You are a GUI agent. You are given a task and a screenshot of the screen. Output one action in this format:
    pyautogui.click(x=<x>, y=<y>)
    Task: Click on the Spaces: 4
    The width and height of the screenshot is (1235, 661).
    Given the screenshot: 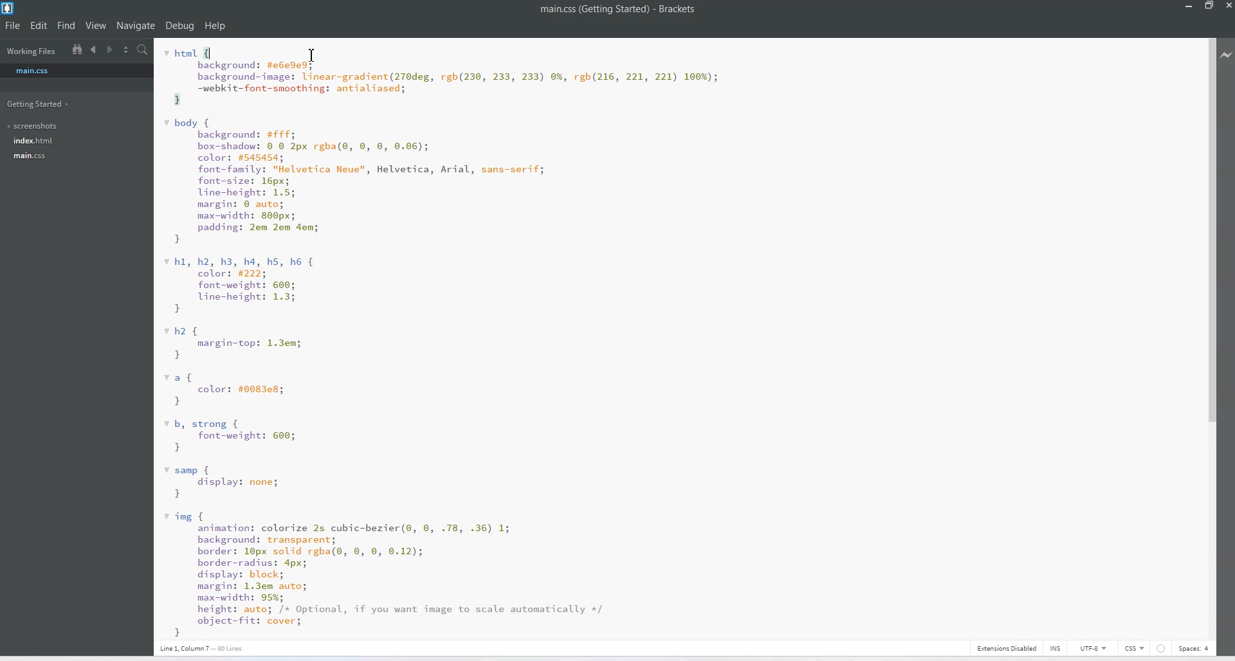 What is the action you would take?
    pyautogui.click(x=1194, y=648)
    